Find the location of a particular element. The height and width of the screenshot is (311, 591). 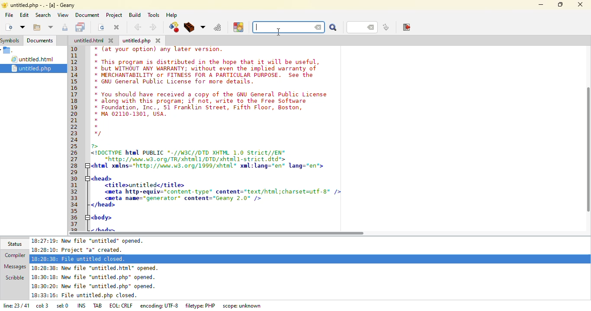

37 is located at coordinates (75, 224).